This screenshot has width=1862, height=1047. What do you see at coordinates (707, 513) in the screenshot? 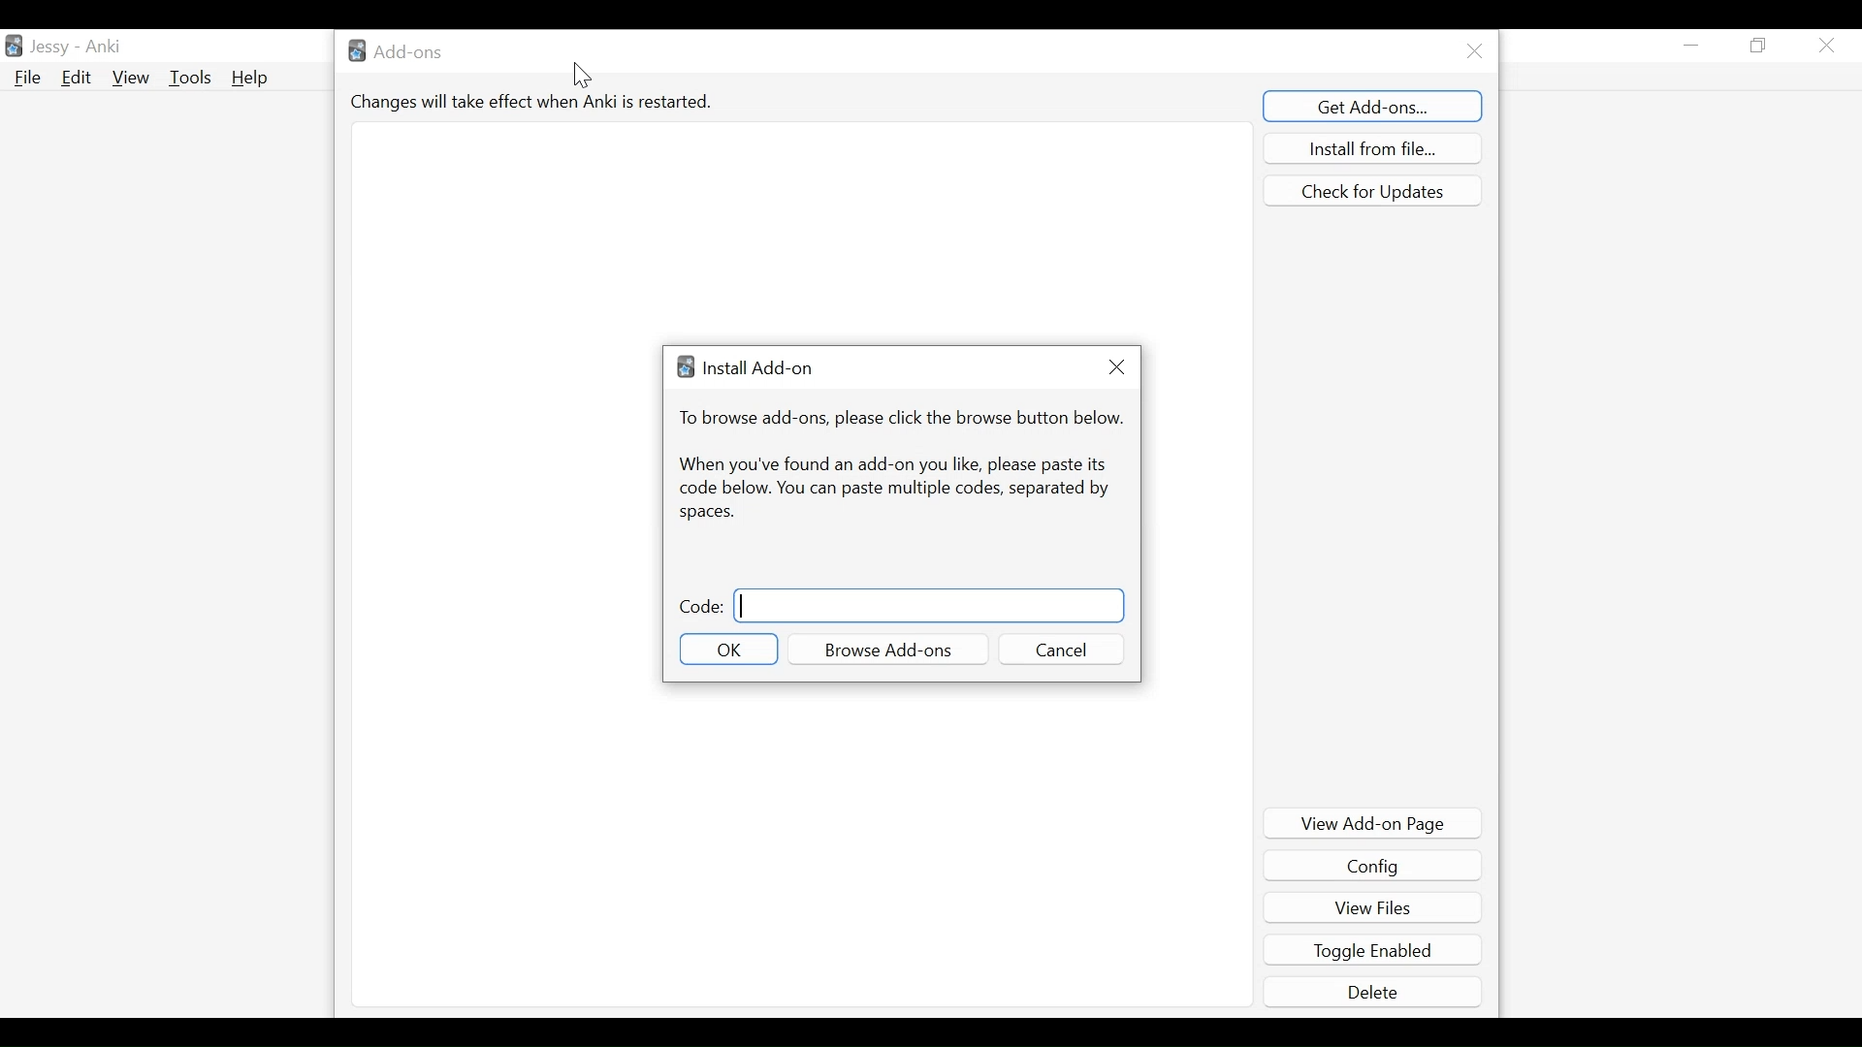
I see `Spaces` at bounding box center [707, 513].